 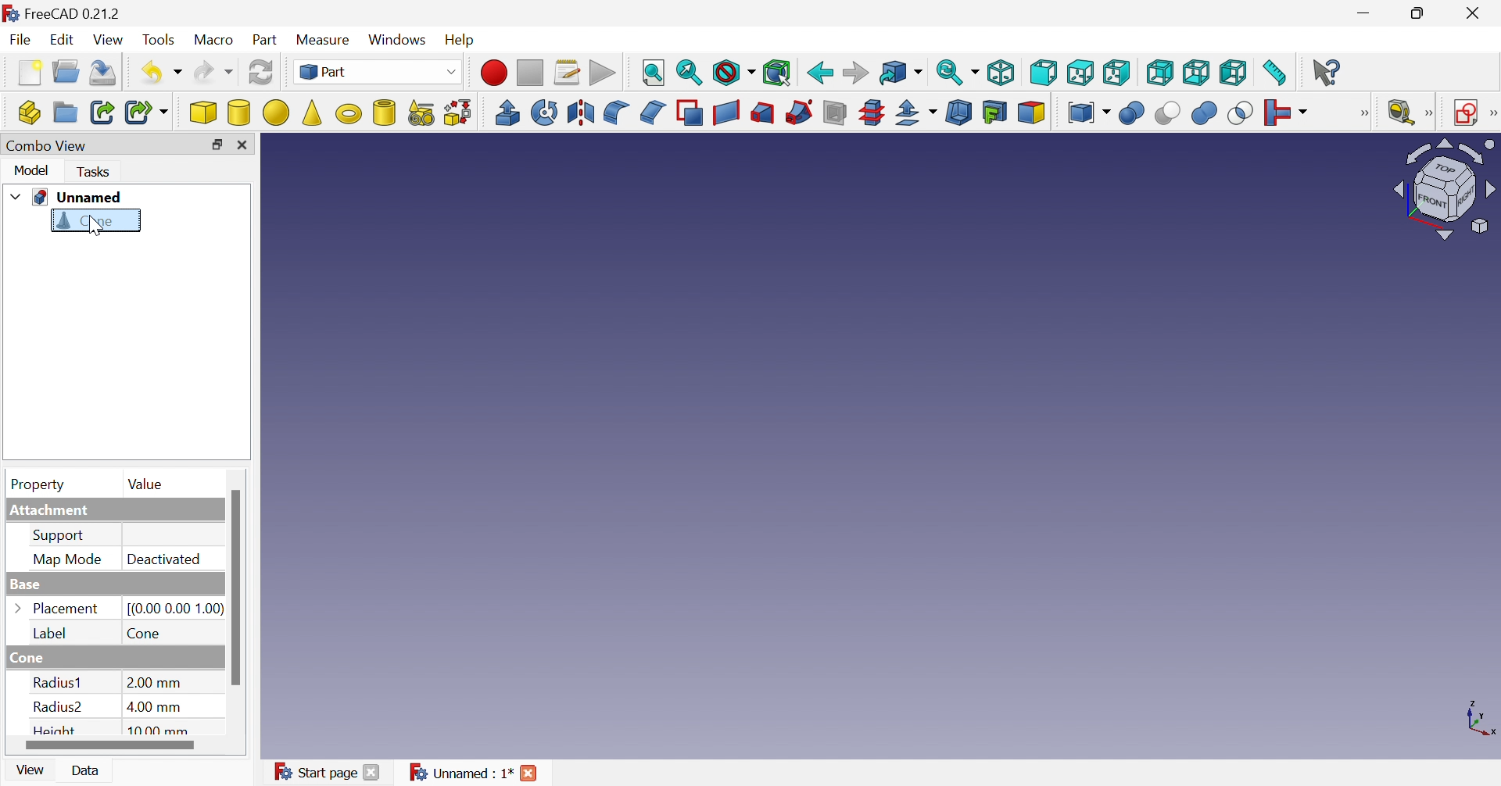 I want to click on Edit, so click(x=63, y=41).